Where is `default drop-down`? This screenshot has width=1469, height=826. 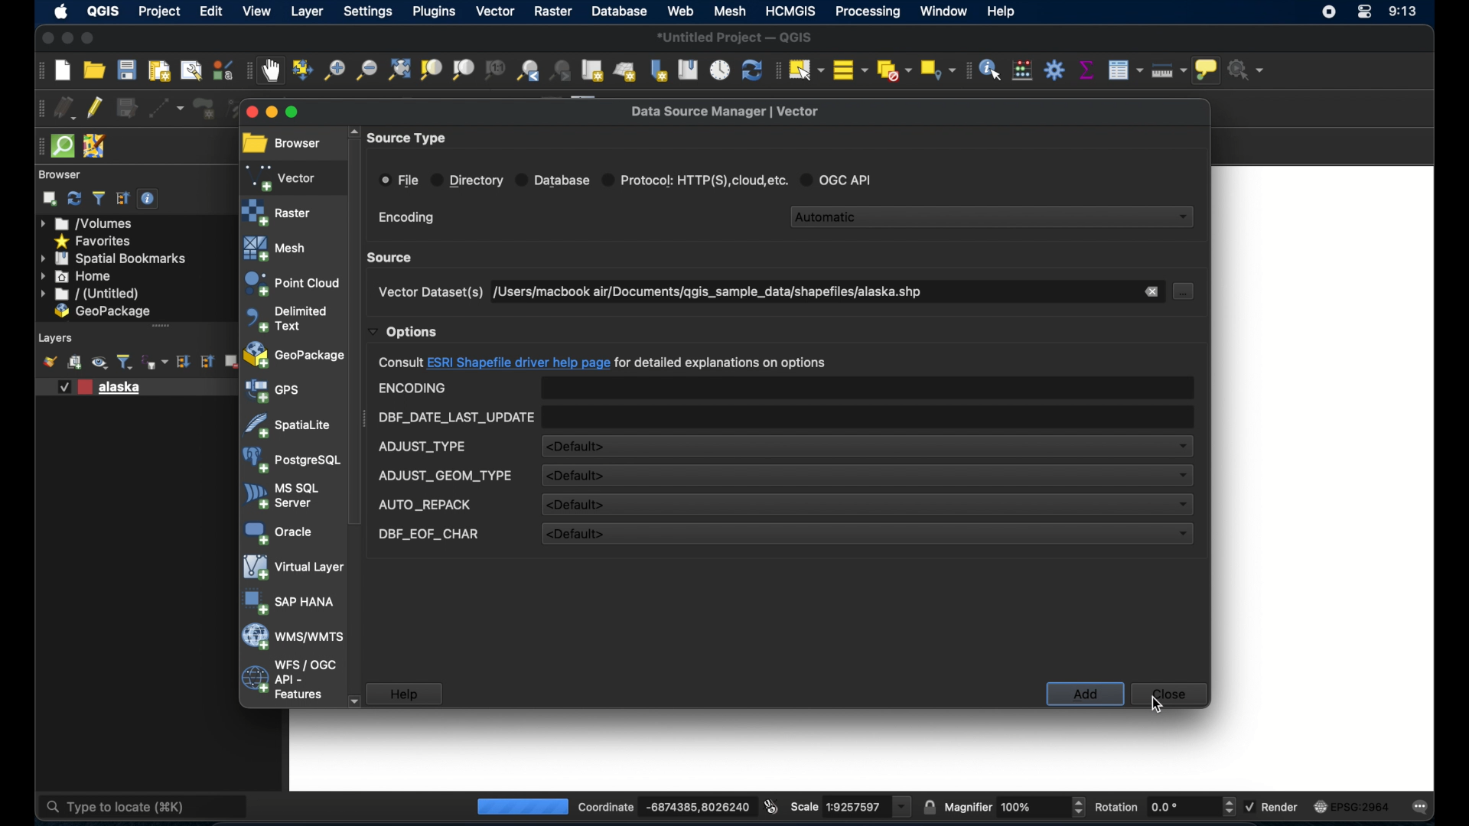
default drop-down is located at coordinates (865, 475).